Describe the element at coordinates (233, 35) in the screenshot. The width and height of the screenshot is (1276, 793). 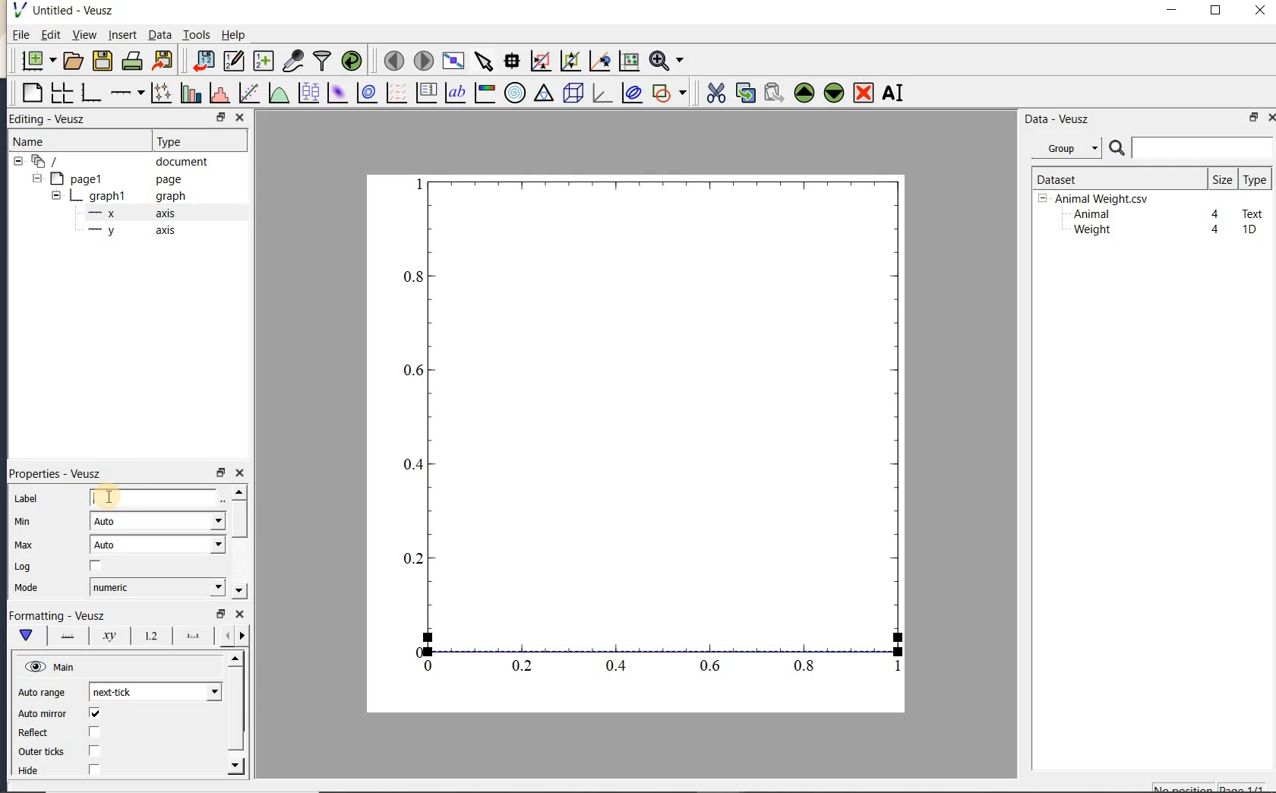
I see `Help` at that location.